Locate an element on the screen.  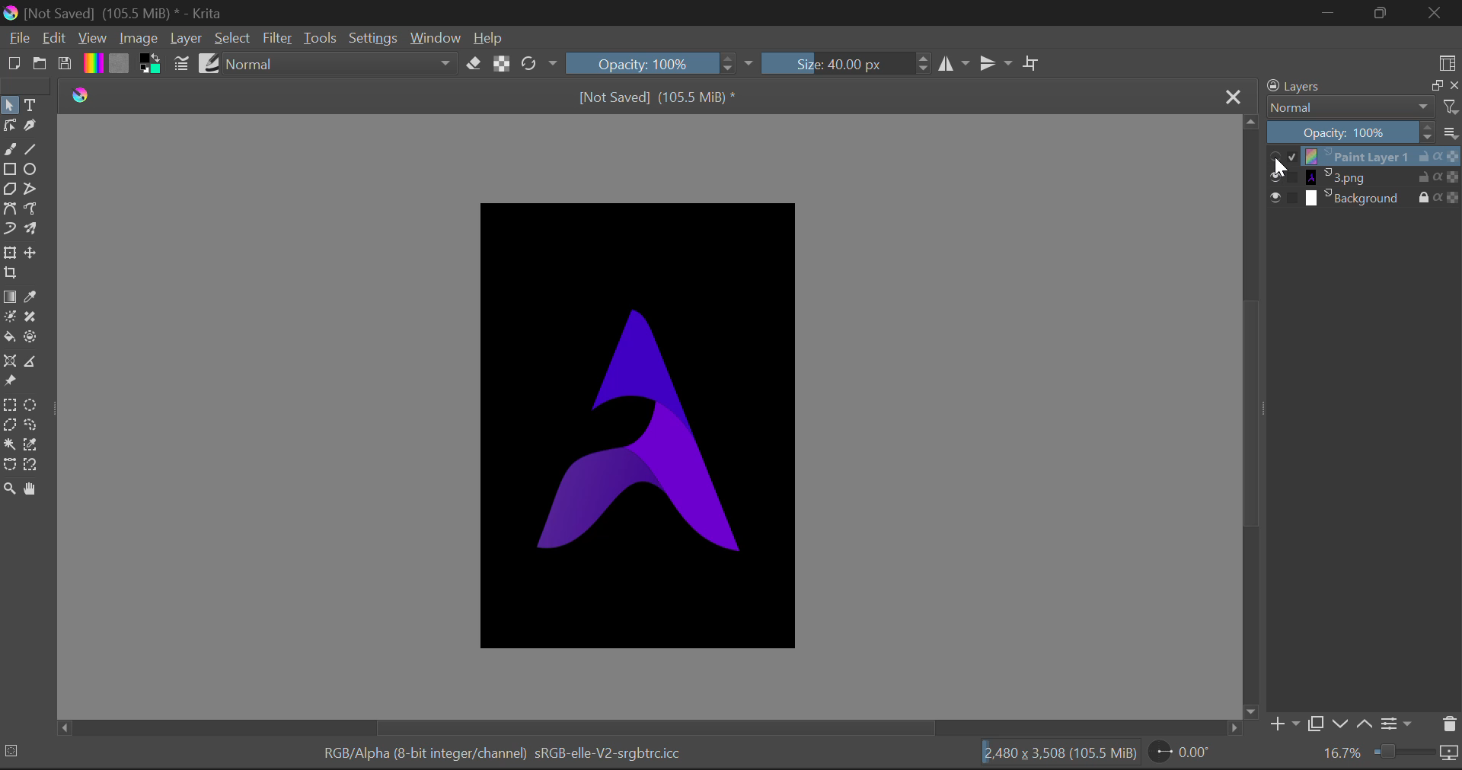
Settings is located at coordinates (1400, 725).